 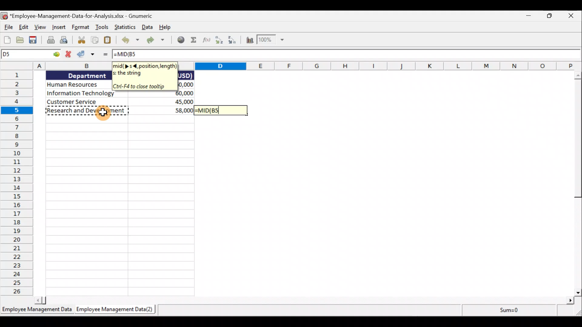 I want to click on Save the current workbook, so click(x=32, y=39).